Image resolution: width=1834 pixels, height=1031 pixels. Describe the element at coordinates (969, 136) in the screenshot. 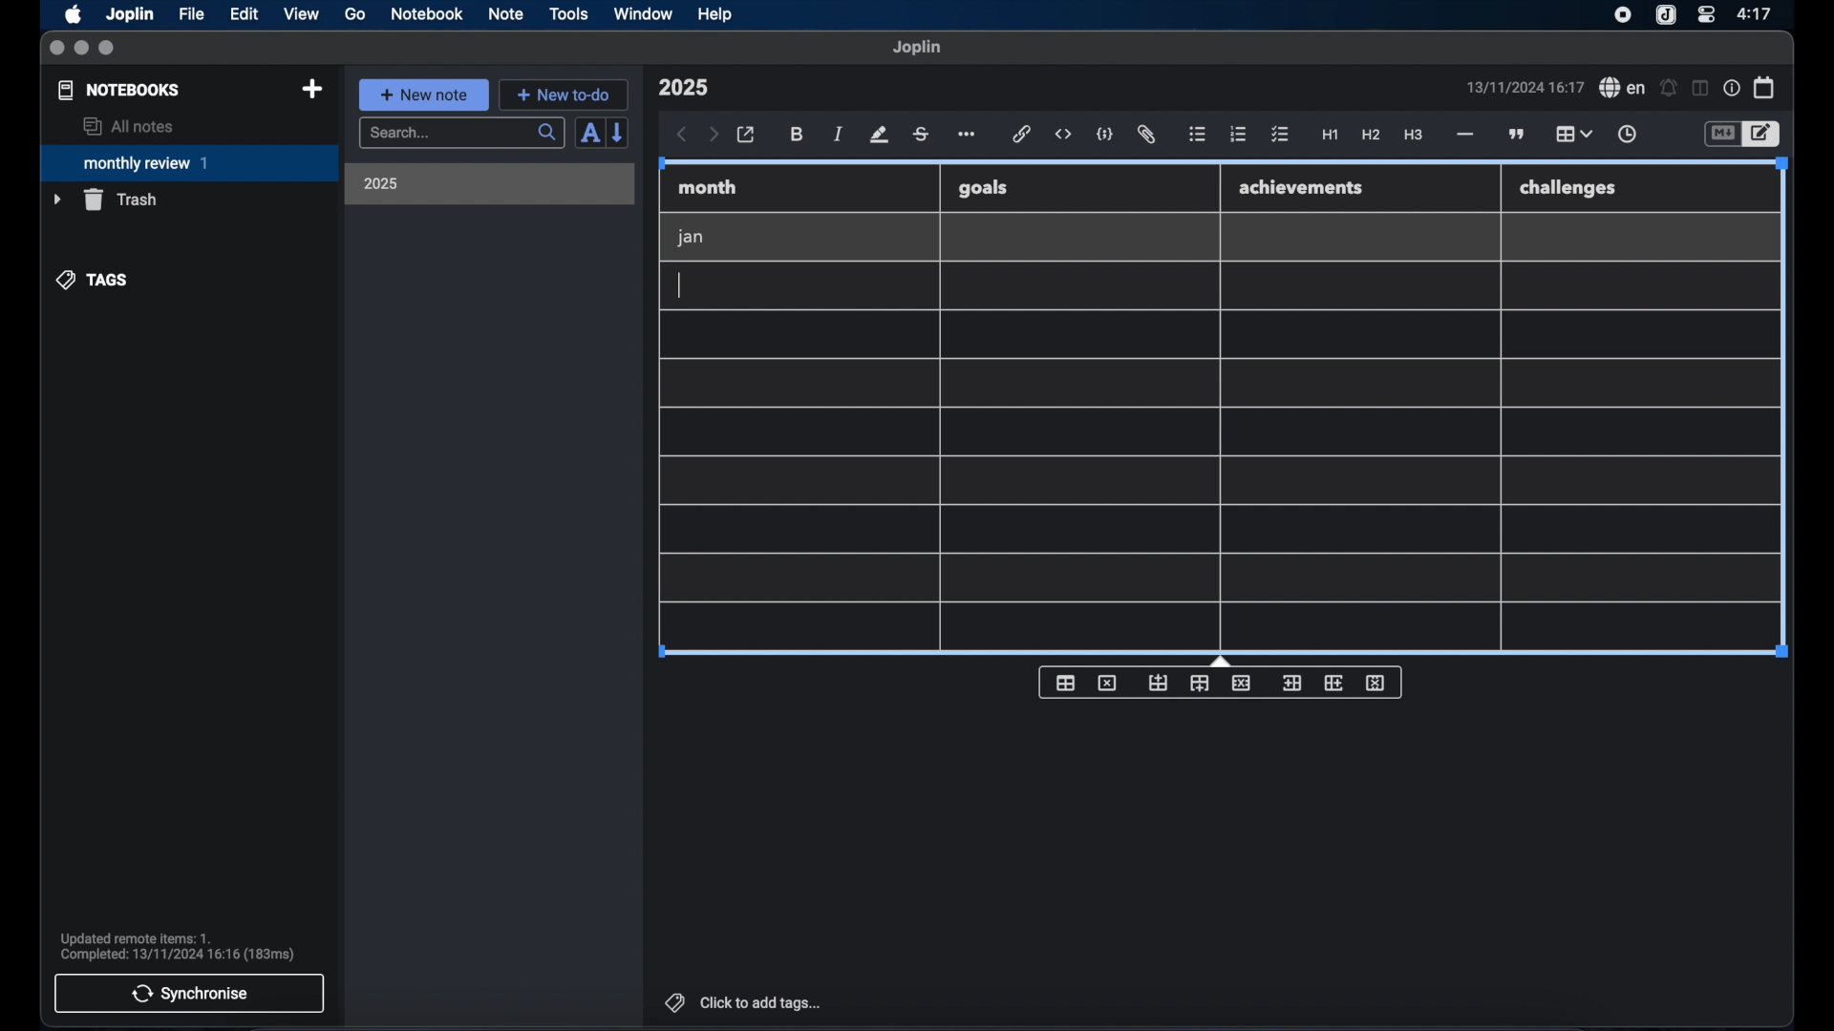

I see `more options` at that location.